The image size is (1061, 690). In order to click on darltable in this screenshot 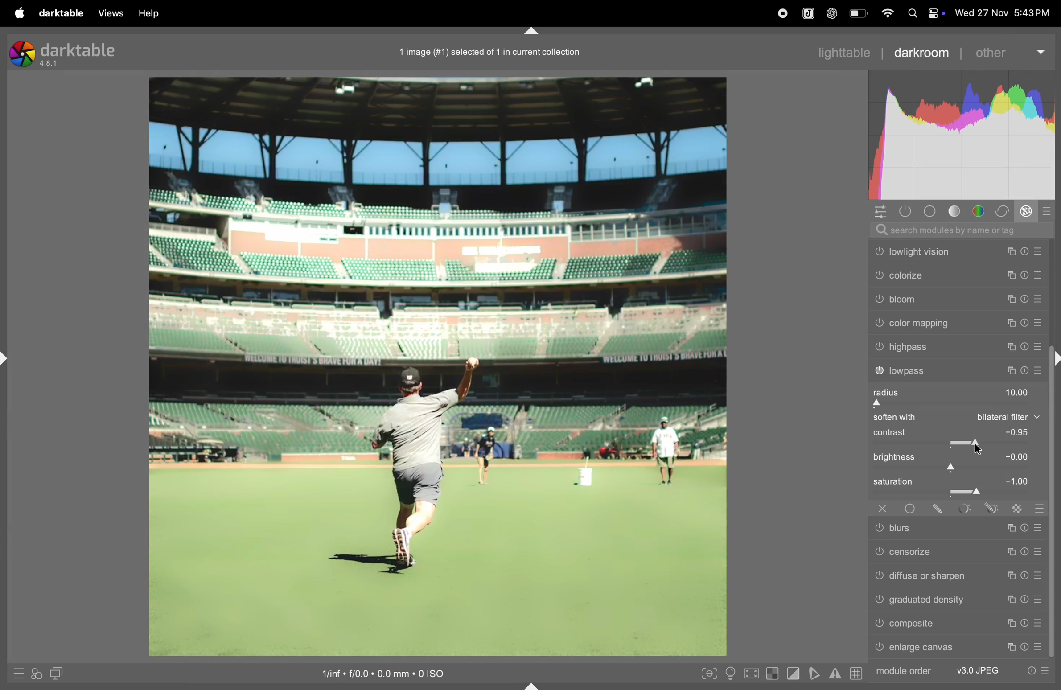, I will do `click(59, 14)`.